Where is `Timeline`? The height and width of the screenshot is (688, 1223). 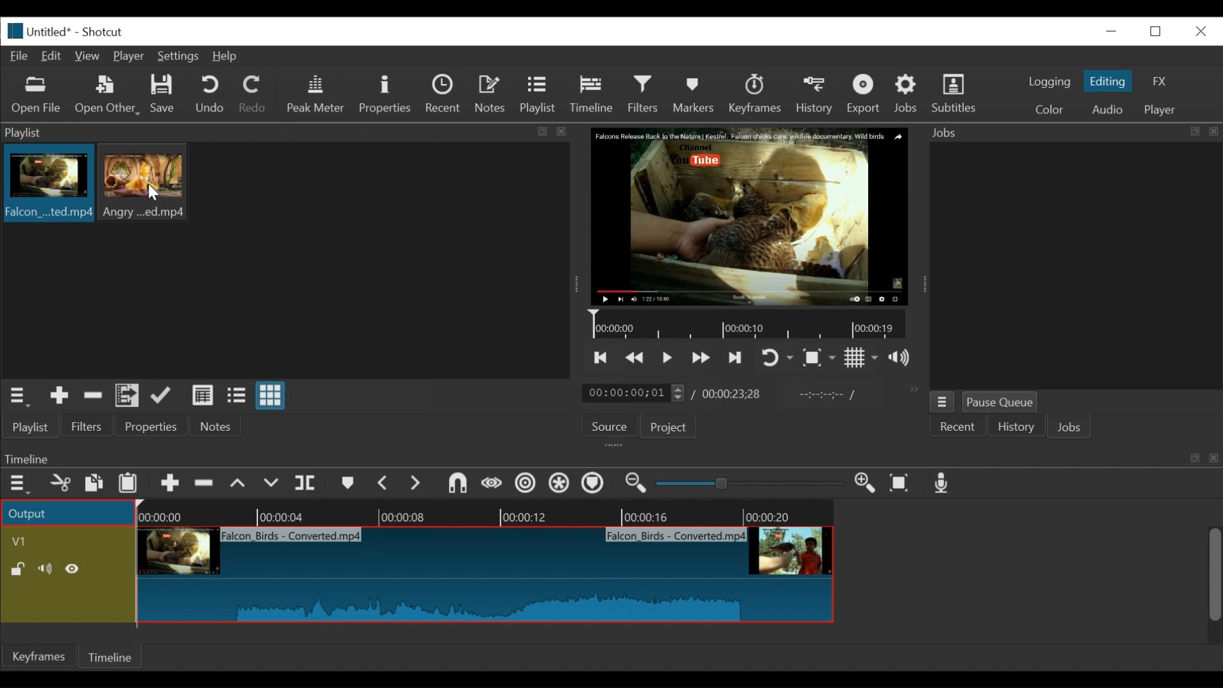 Timeline is located at coordinates (595, 92).